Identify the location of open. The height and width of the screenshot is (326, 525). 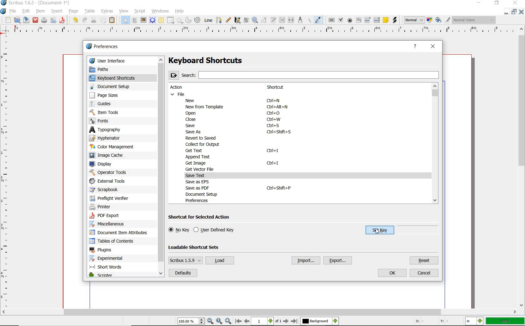
(17, 20).